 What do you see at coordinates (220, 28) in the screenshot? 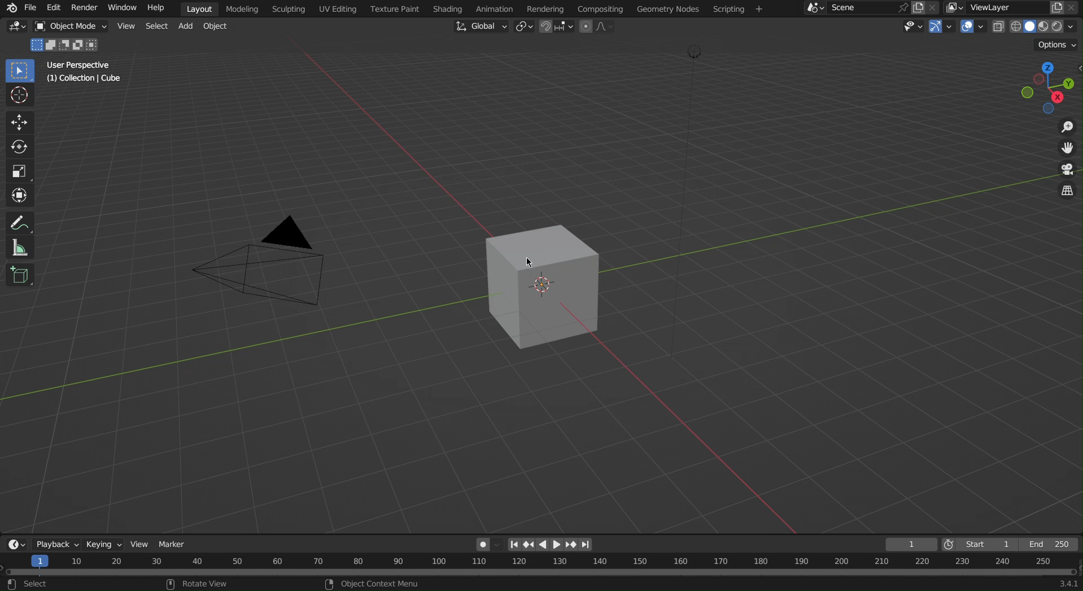
I see `Object` at bounding box center [220, 28].